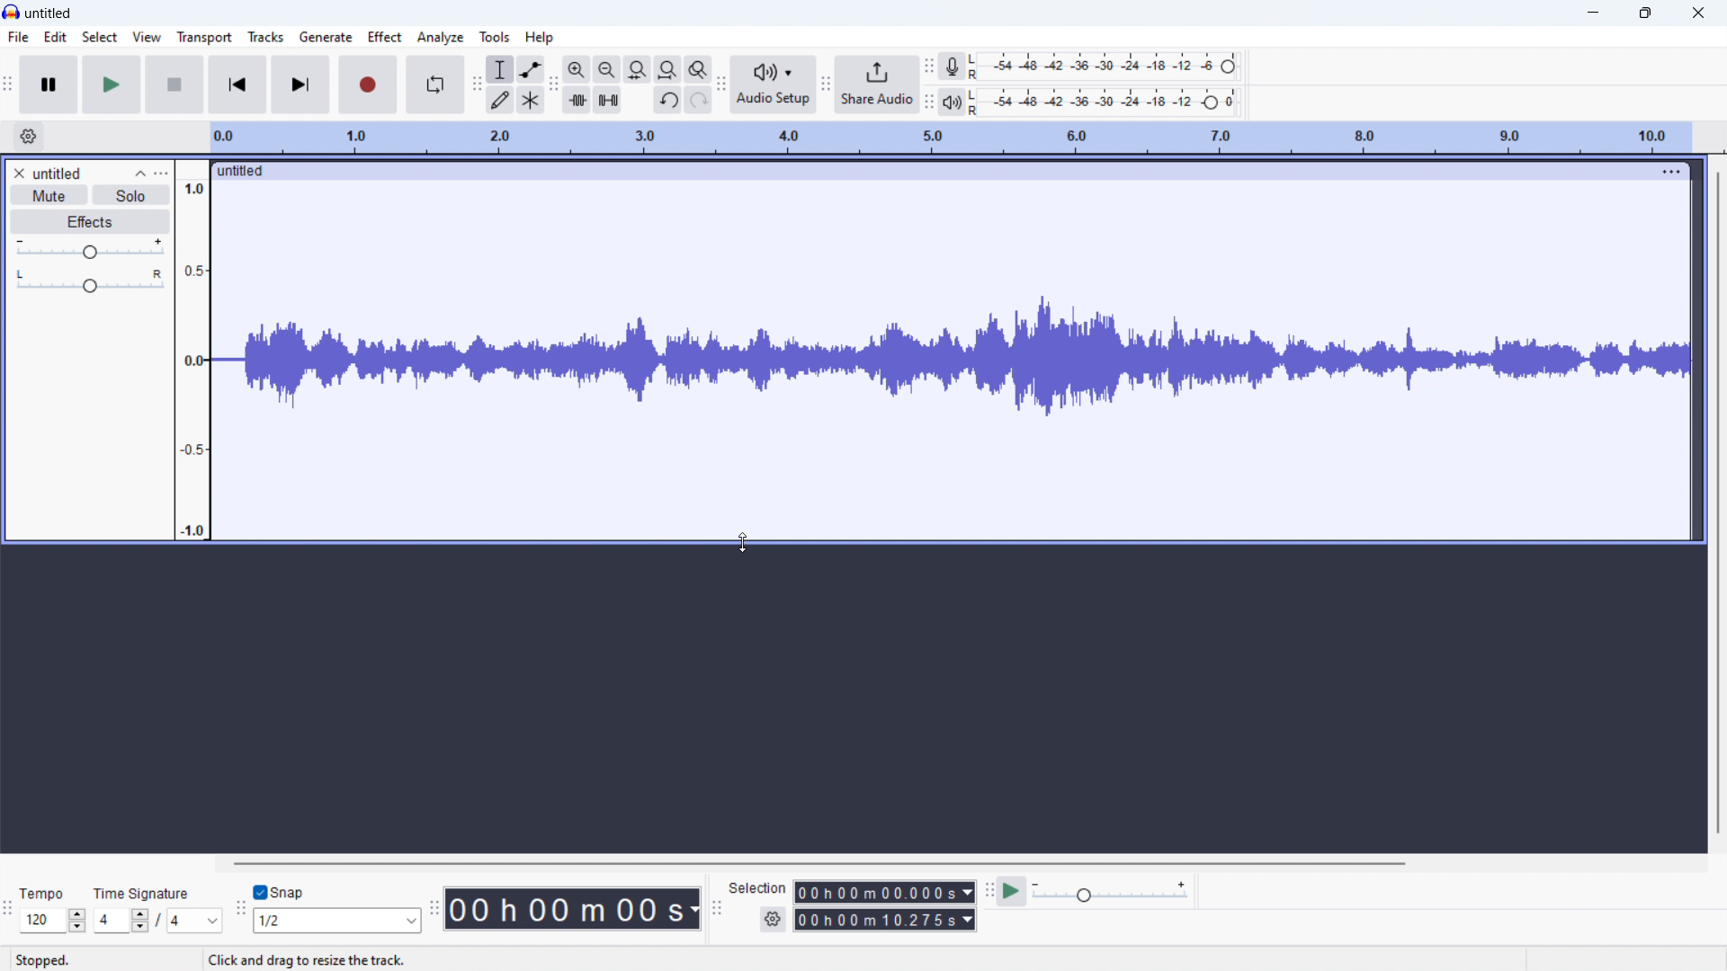  I want to click on track options, so click(1669, 172).